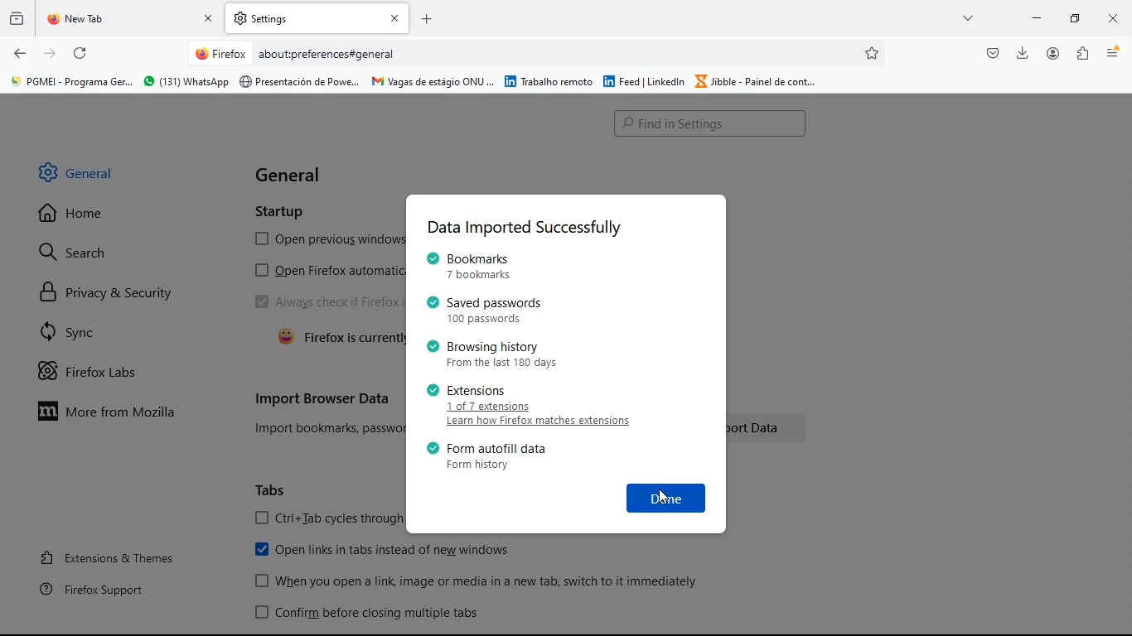 Image resolution: width=1132 pixels, height=636 pixels. I want to click on Cursor, so click(664, 496).